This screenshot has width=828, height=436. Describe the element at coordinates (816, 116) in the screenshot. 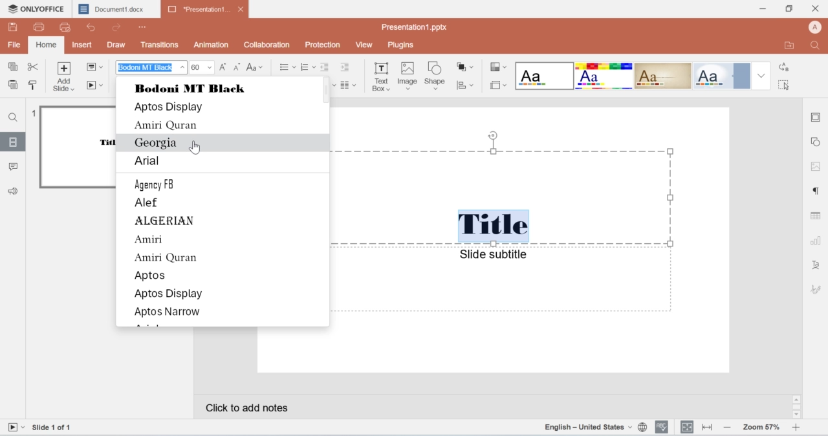

I see `border` at that location.